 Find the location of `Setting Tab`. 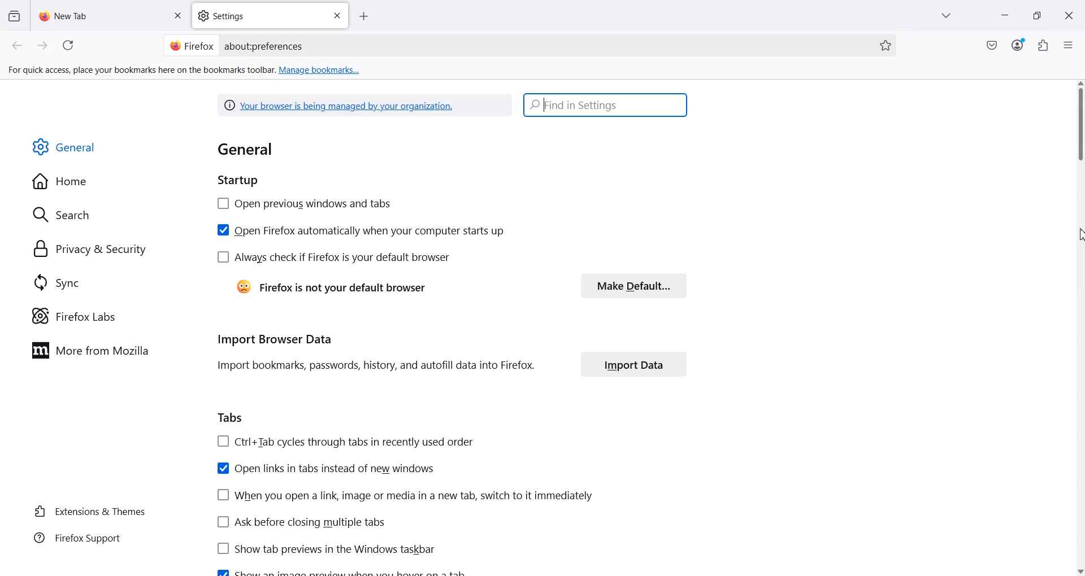

Setting Tab is located at coordinates (271, 16).